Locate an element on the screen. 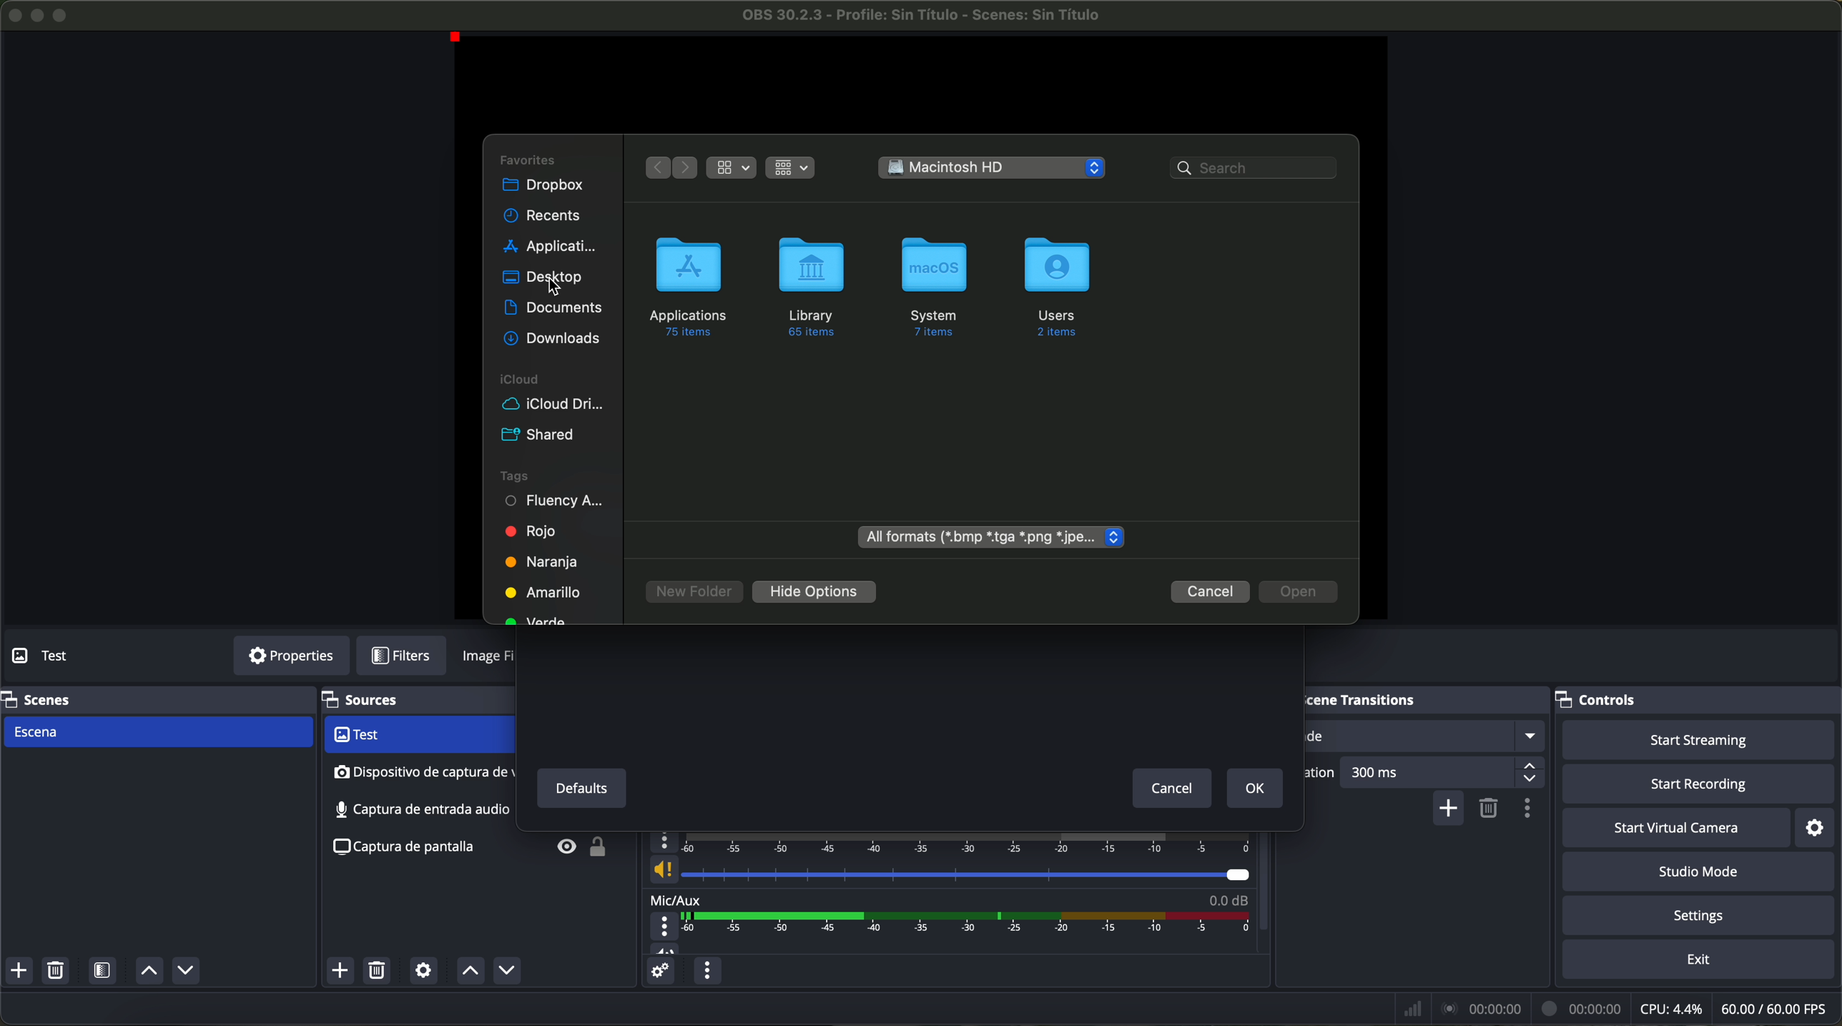  remove configurable transition is located at coordinates (1491, 809).